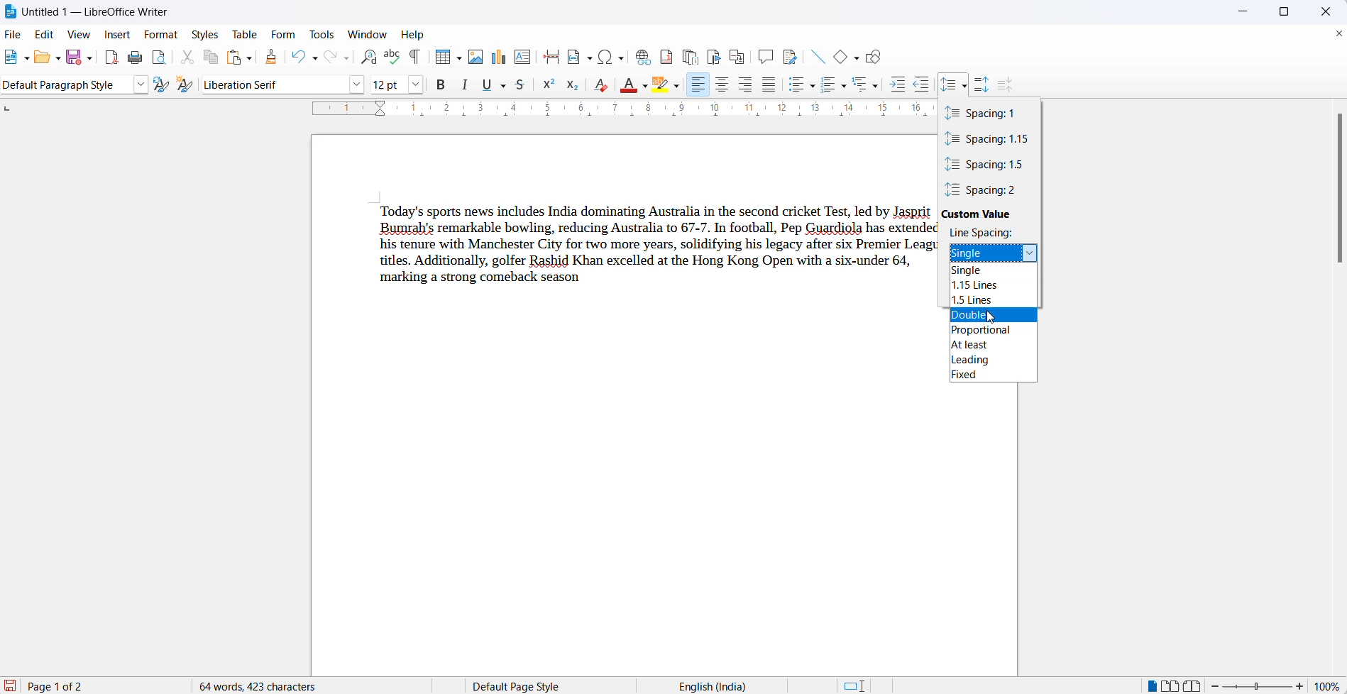  Describe the element at coordinates (207, 33) in the screenshot. I see `styles` at that location.